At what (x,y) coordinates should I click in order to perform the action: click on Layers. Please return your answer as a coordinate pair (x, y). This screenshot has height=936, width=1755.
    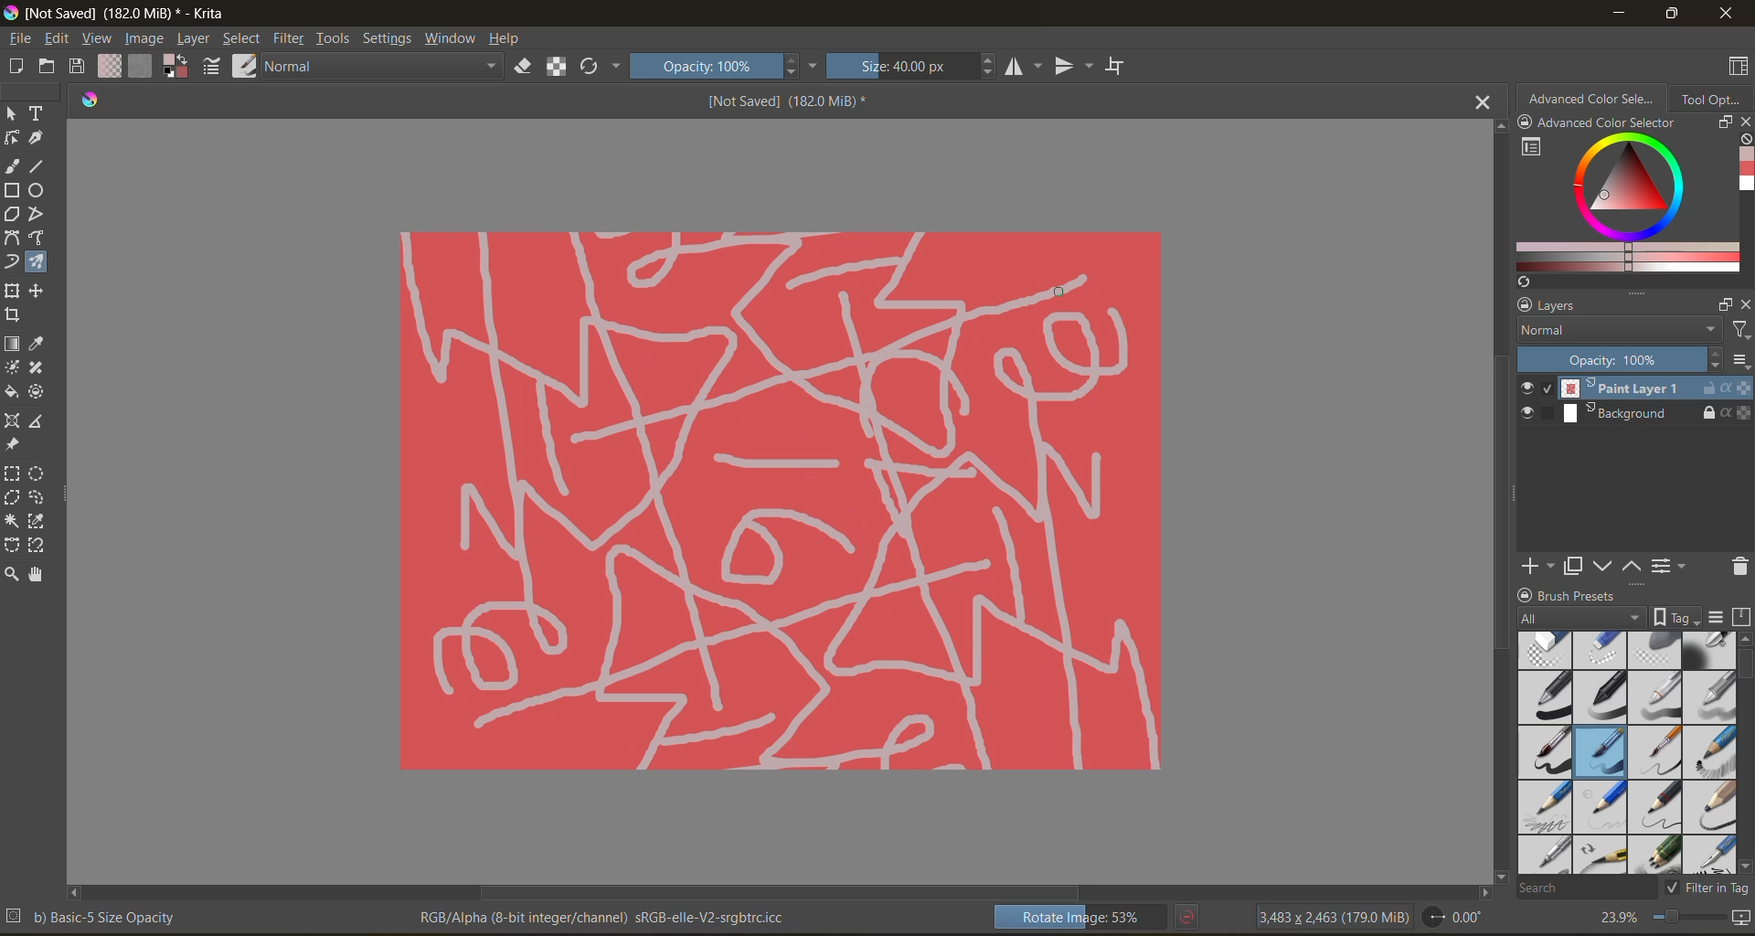
    Looking at the image, I should click on (1567, 305).